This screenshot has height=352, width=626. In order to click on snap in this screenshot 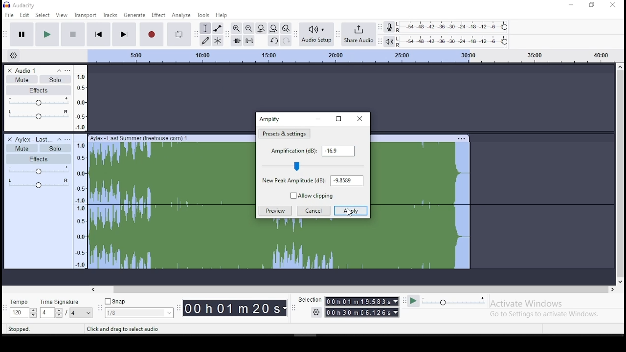, I will do `click(140, 308)`.